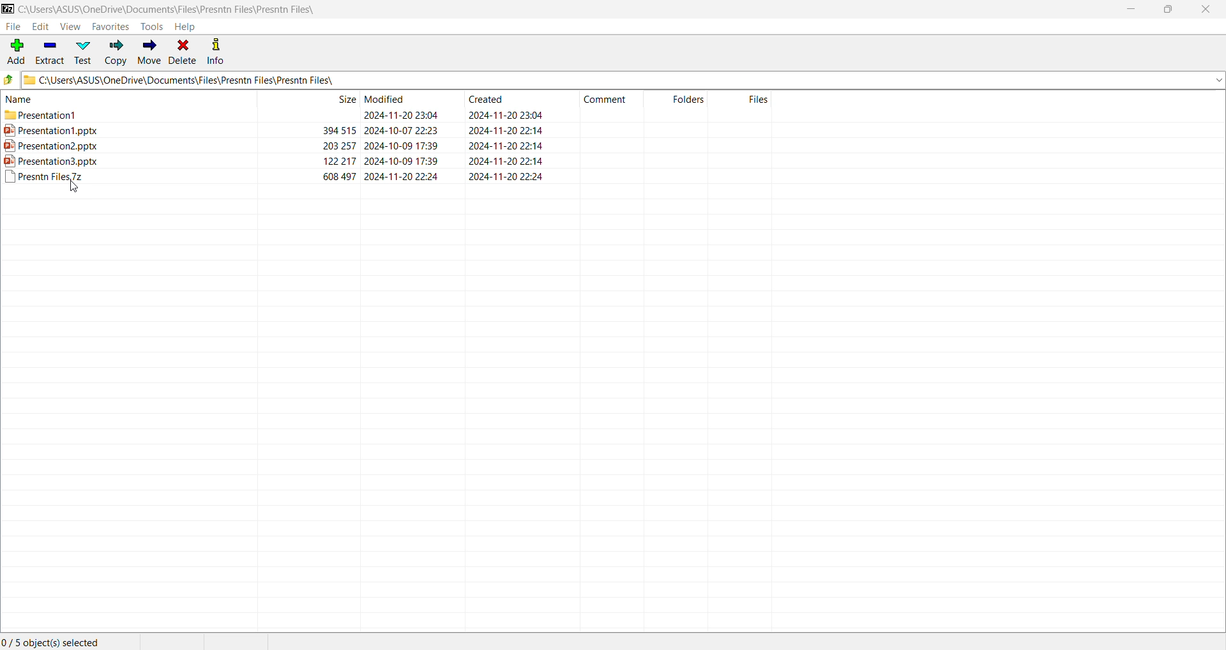 This screenshot has width=1226, height=650. I want to click on View, so click(70, 27).